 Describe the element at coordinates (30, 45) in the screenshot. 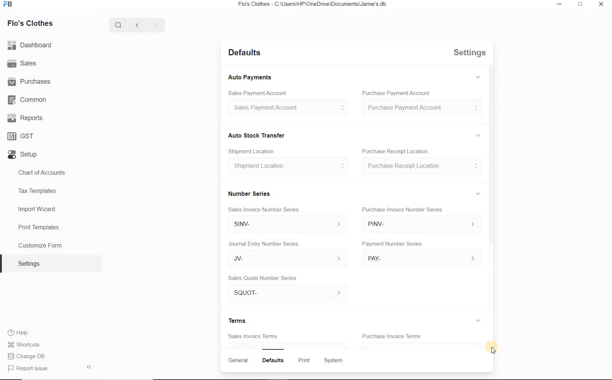

I see `Dashboard` at that location.